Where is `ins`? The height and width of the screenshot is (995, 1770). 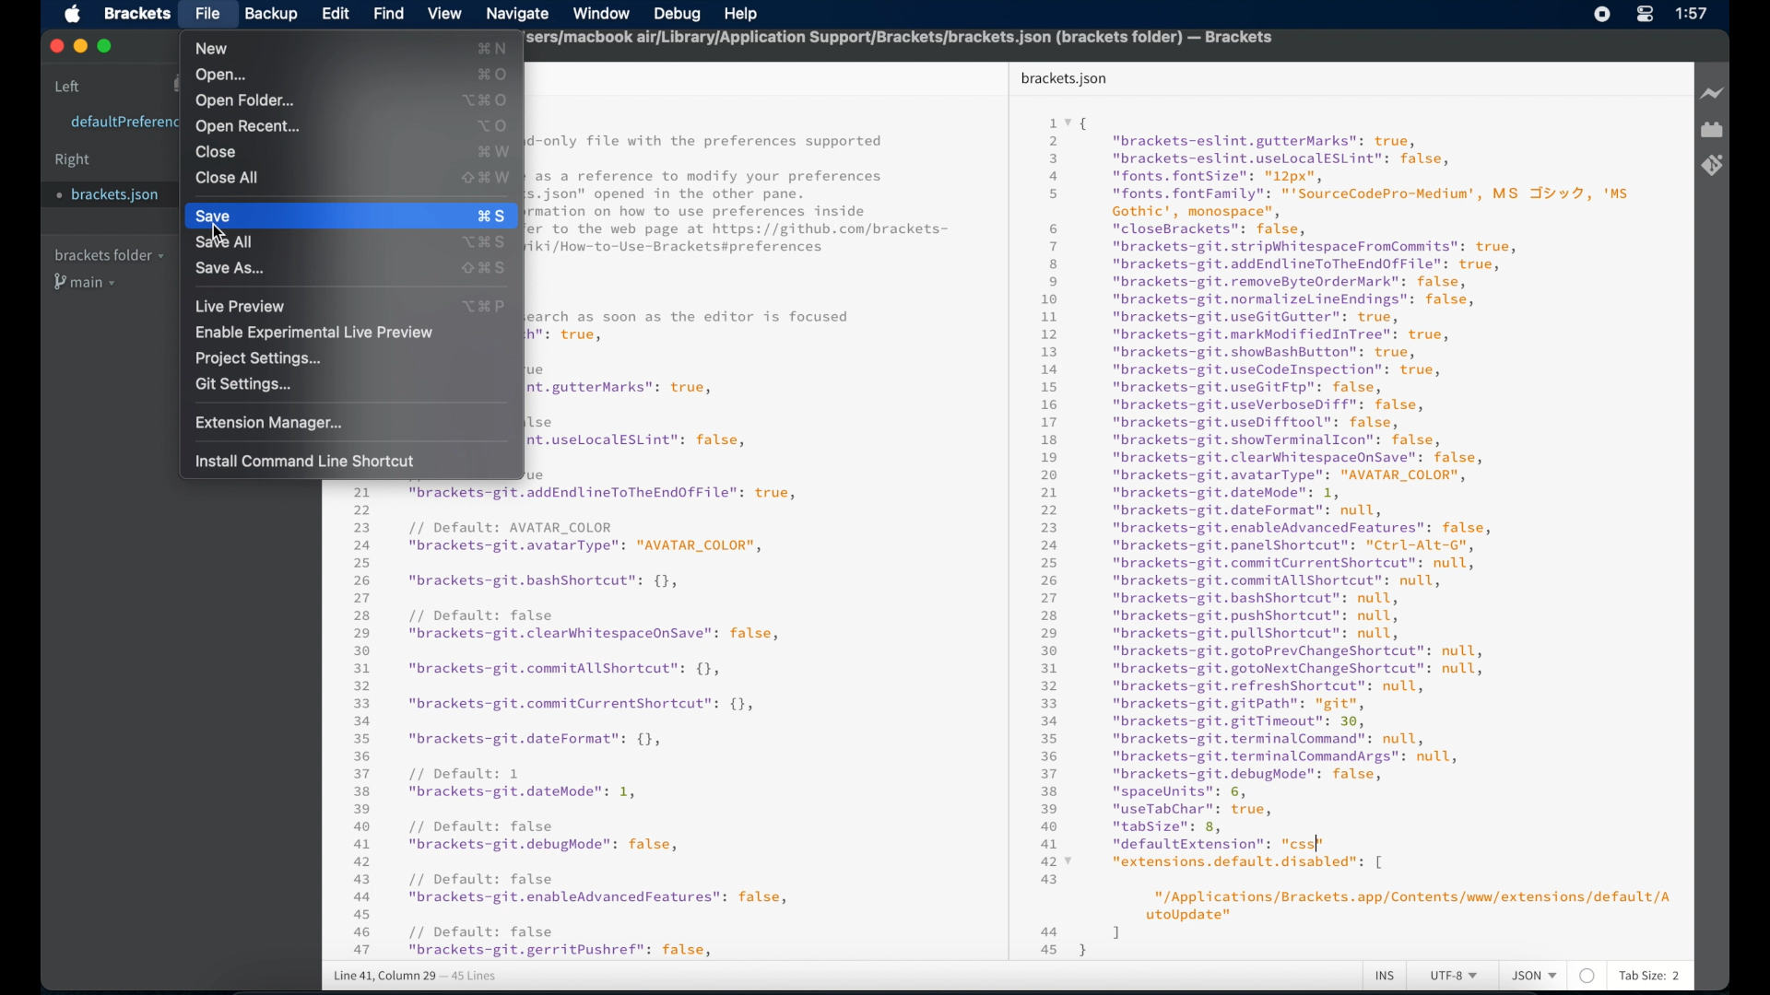 ins is located at coordinates (1386, 977).